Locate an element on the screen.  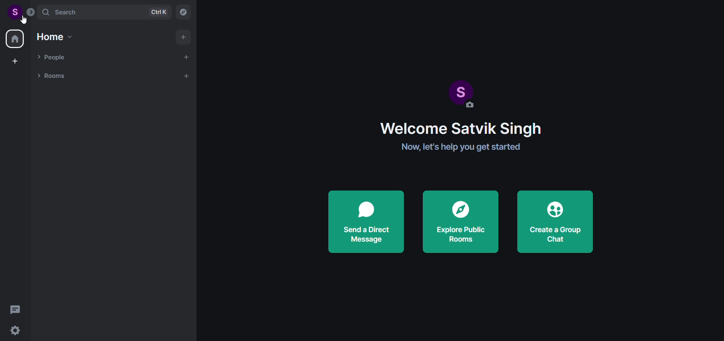
user is located at coordinates (12, 11).